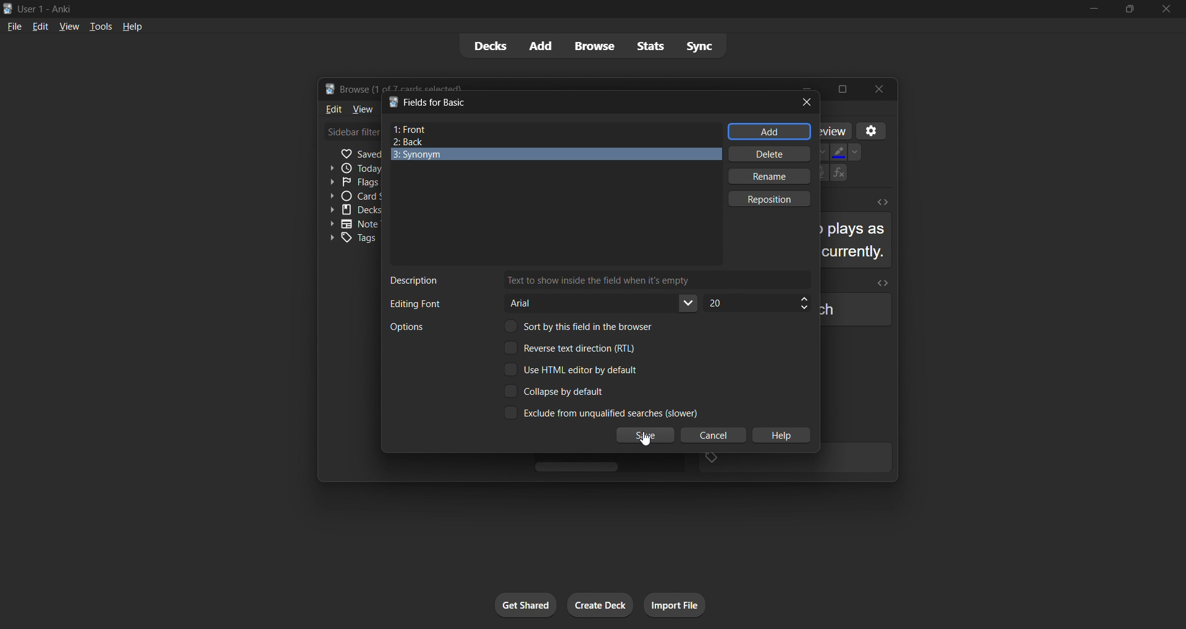  Describe the element at coordinates (770, 178) in the screenshot. I see `rename field` at that location.